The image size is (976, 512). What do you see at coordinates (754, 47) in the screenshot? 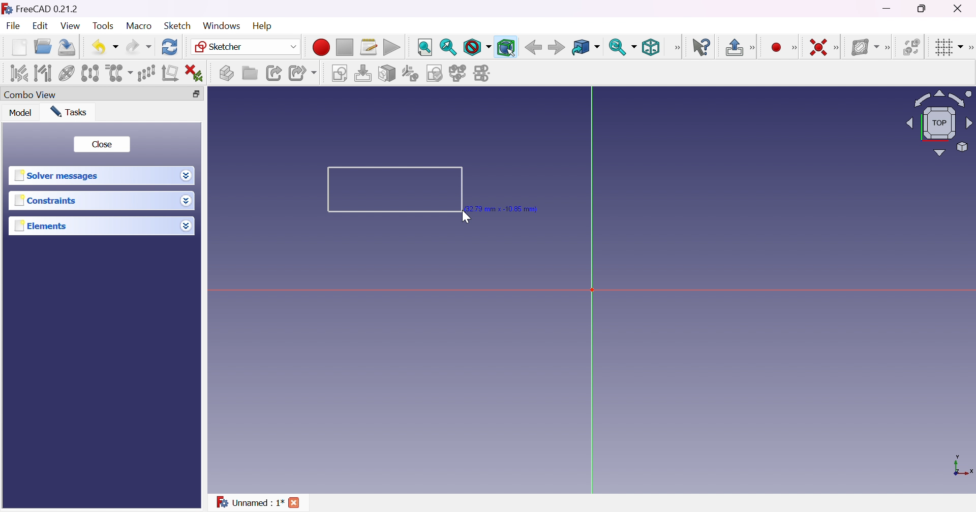
I see `[Sketcher edit mode]` at bounding box center [754, 47].